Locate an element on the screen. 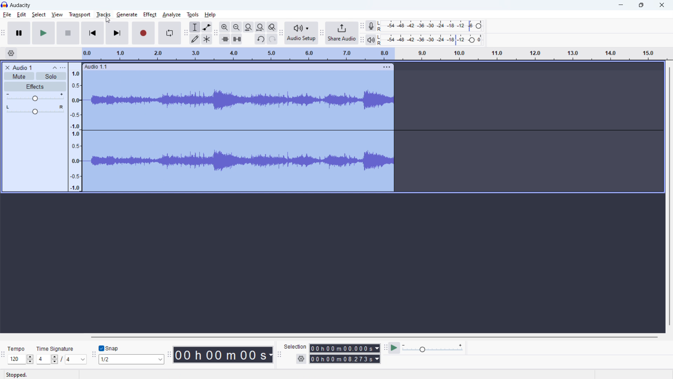  tools toolbar is located at coordinates (185, 33).